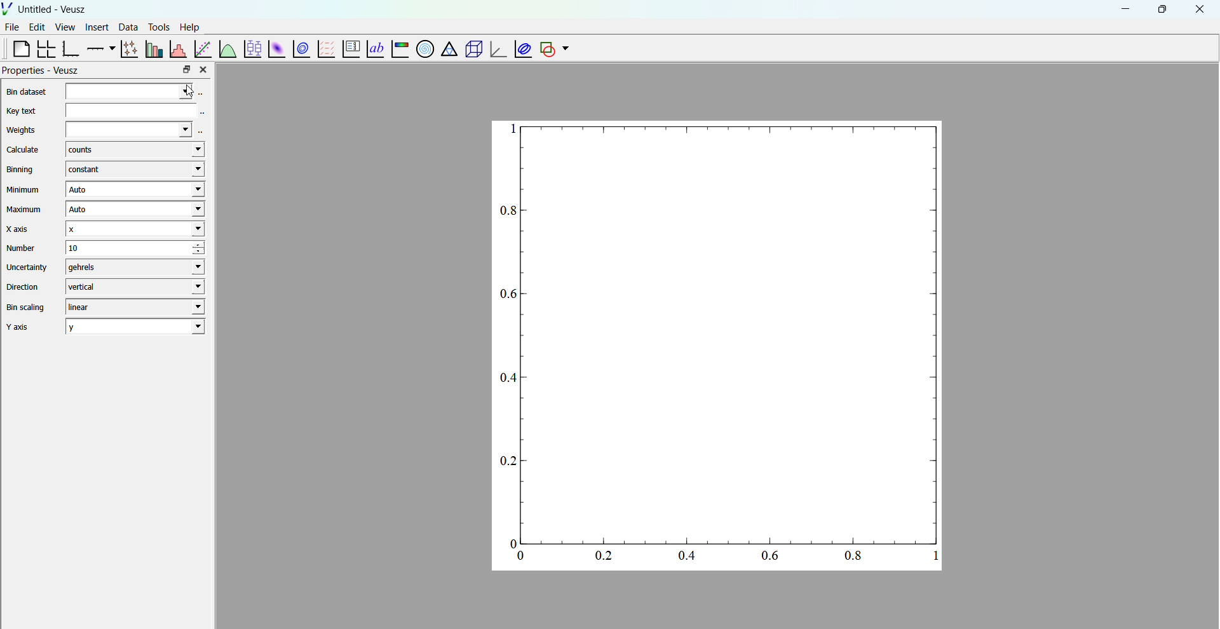  Describe the element at coordinates (137, 190) in the screenshot. I see `Auto ` at that location.